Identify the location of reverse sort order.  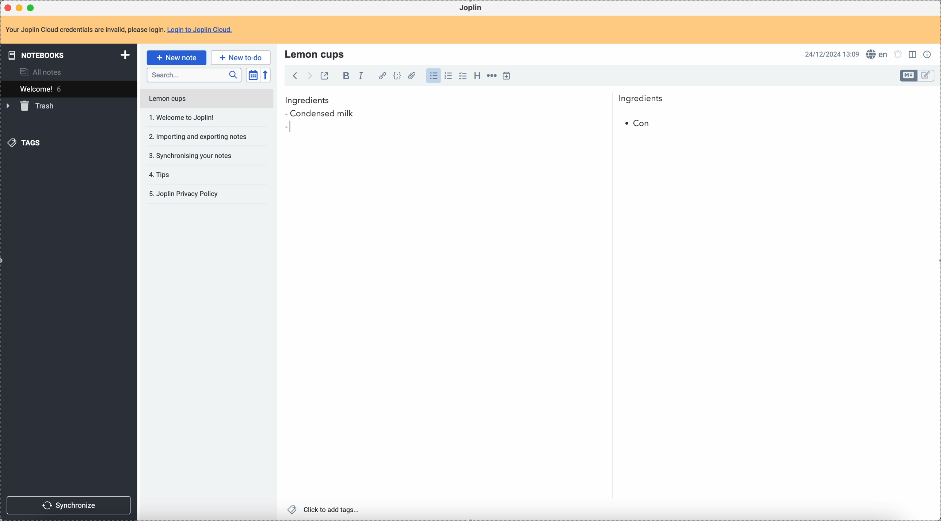
(267, 75).